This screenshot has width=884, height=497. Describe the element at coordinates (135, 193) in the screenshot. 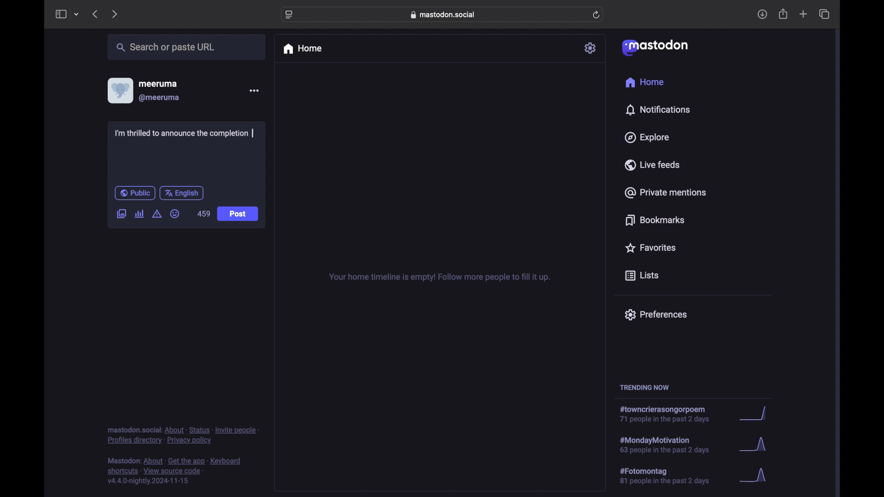

I see `public` at that location.